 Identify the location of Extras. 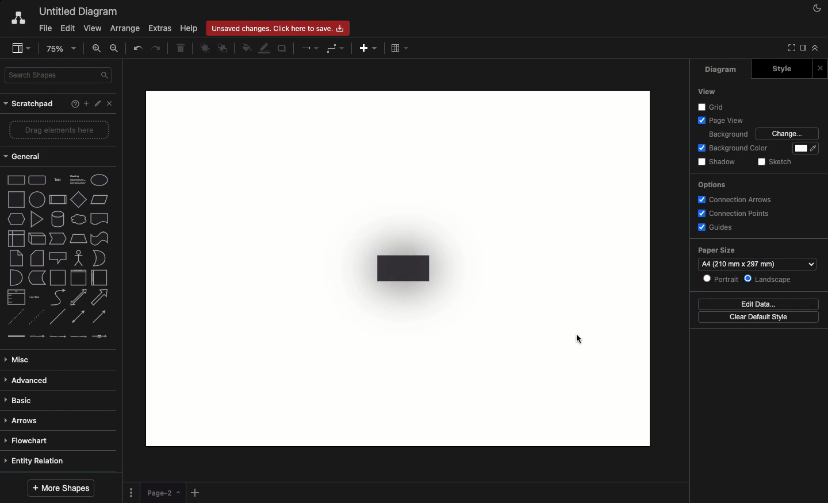
(159, 28).